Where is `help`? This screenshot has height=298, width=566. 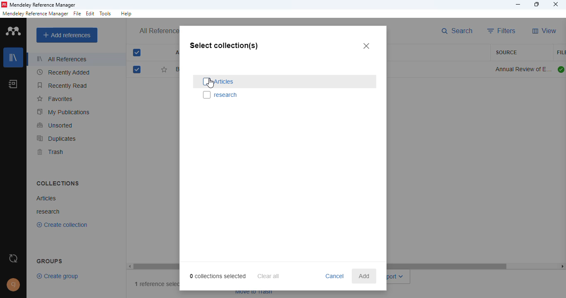 help is located at coordinates (128, 13).